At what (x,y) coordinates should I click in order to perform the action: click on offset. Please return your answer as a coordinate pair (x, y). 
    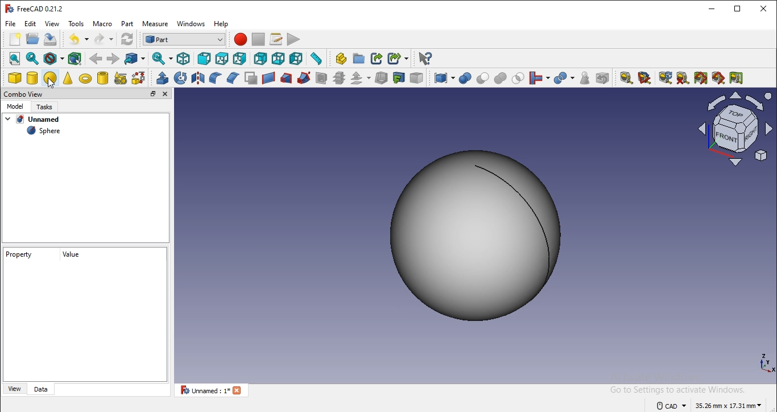
    Looking at the image, I should click on (358, 79).